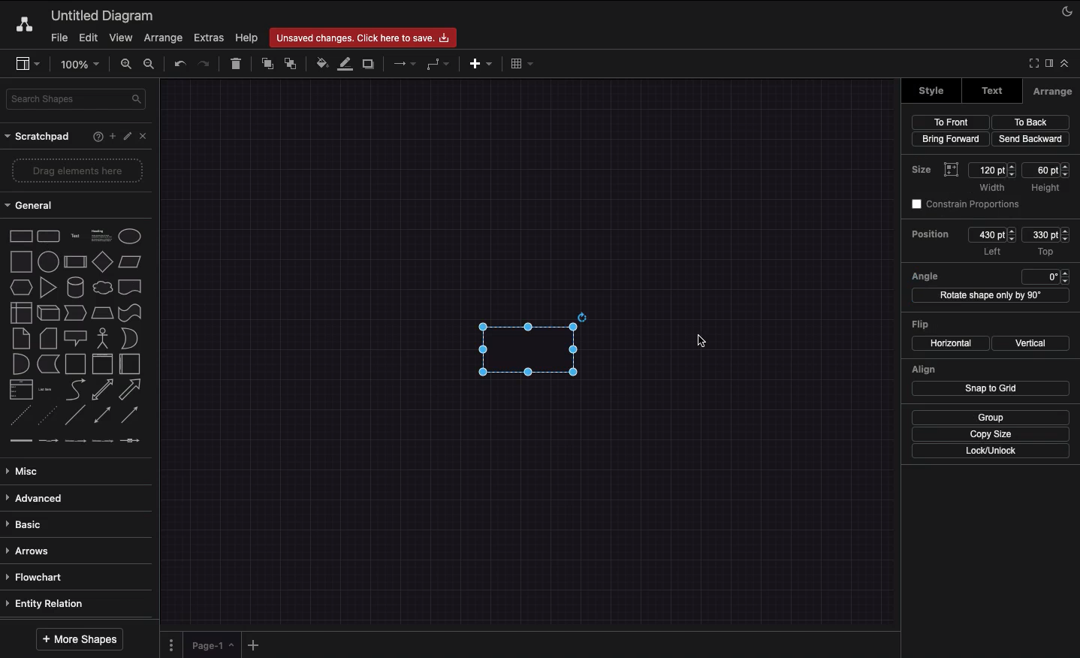 The height and width of the screenshot is (658, 1080). I want to click on Search shape, so click(74, 101).